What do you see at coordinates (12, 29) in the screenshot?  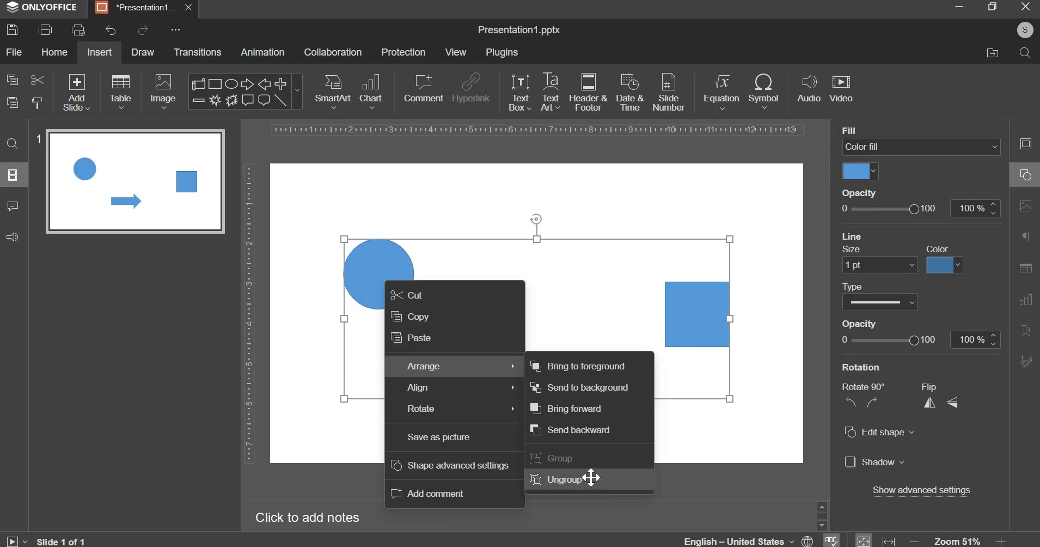 I see `save` at bounding box center [12, 29].